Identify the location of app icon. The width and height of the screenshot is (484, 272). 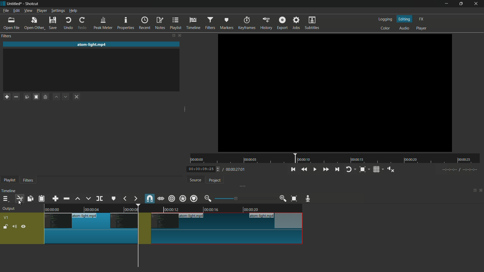
(3, 4).